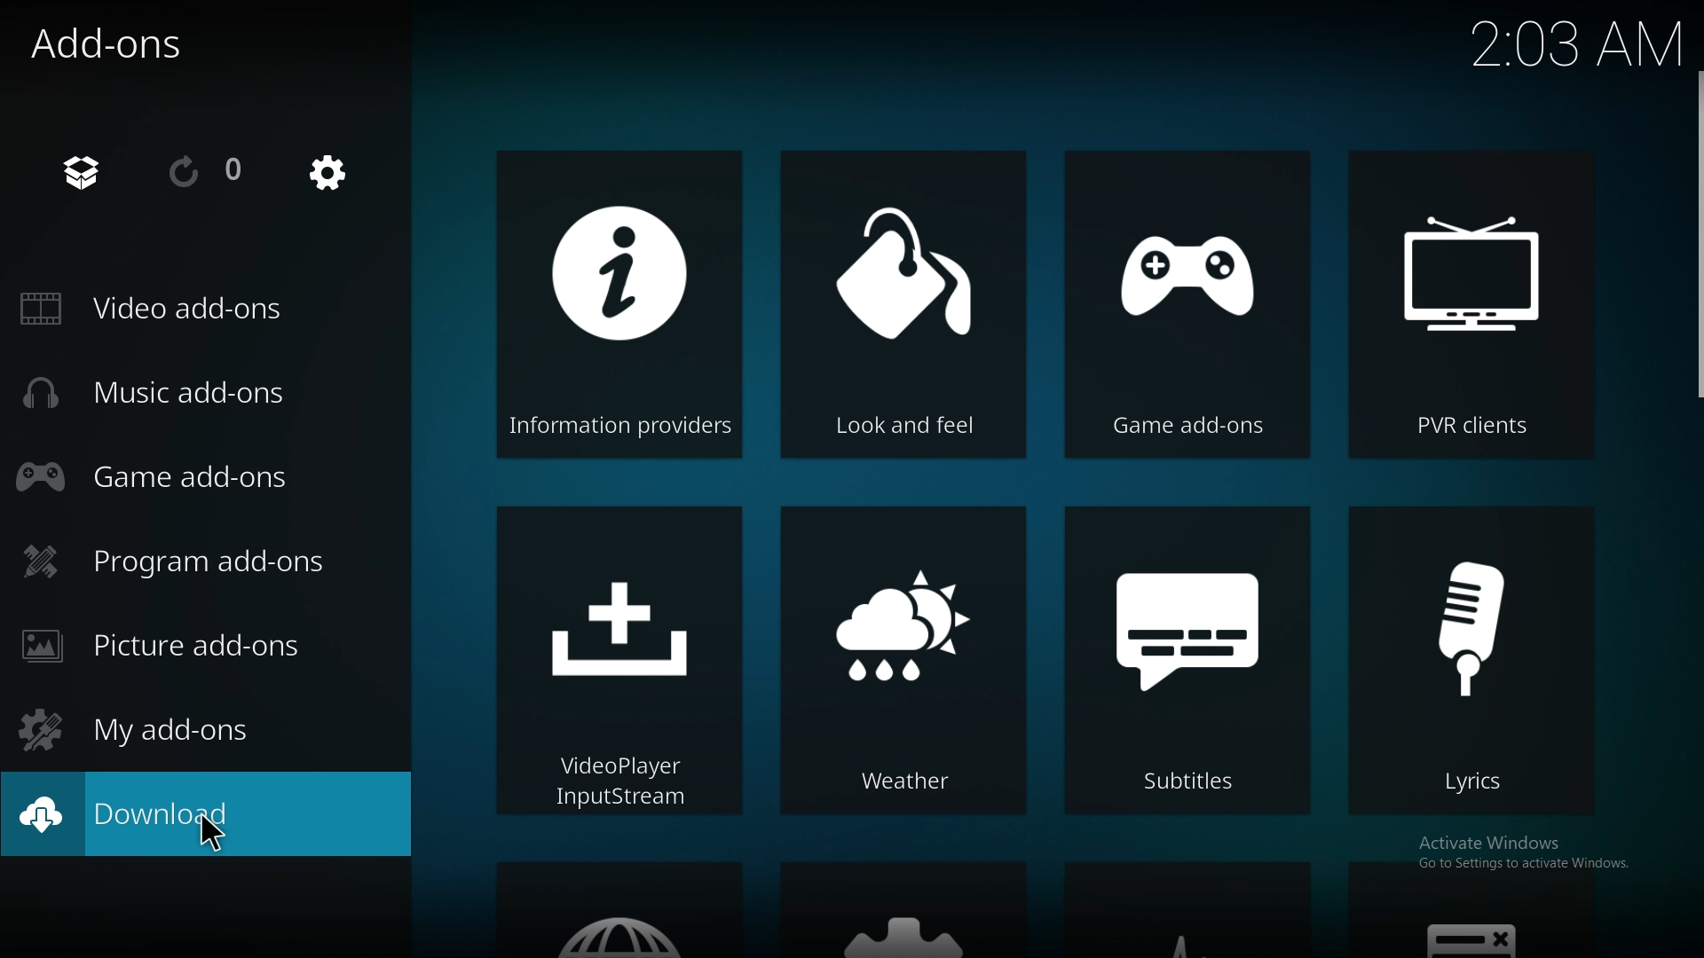  I want to click on game add ons, so click(1187, 300).